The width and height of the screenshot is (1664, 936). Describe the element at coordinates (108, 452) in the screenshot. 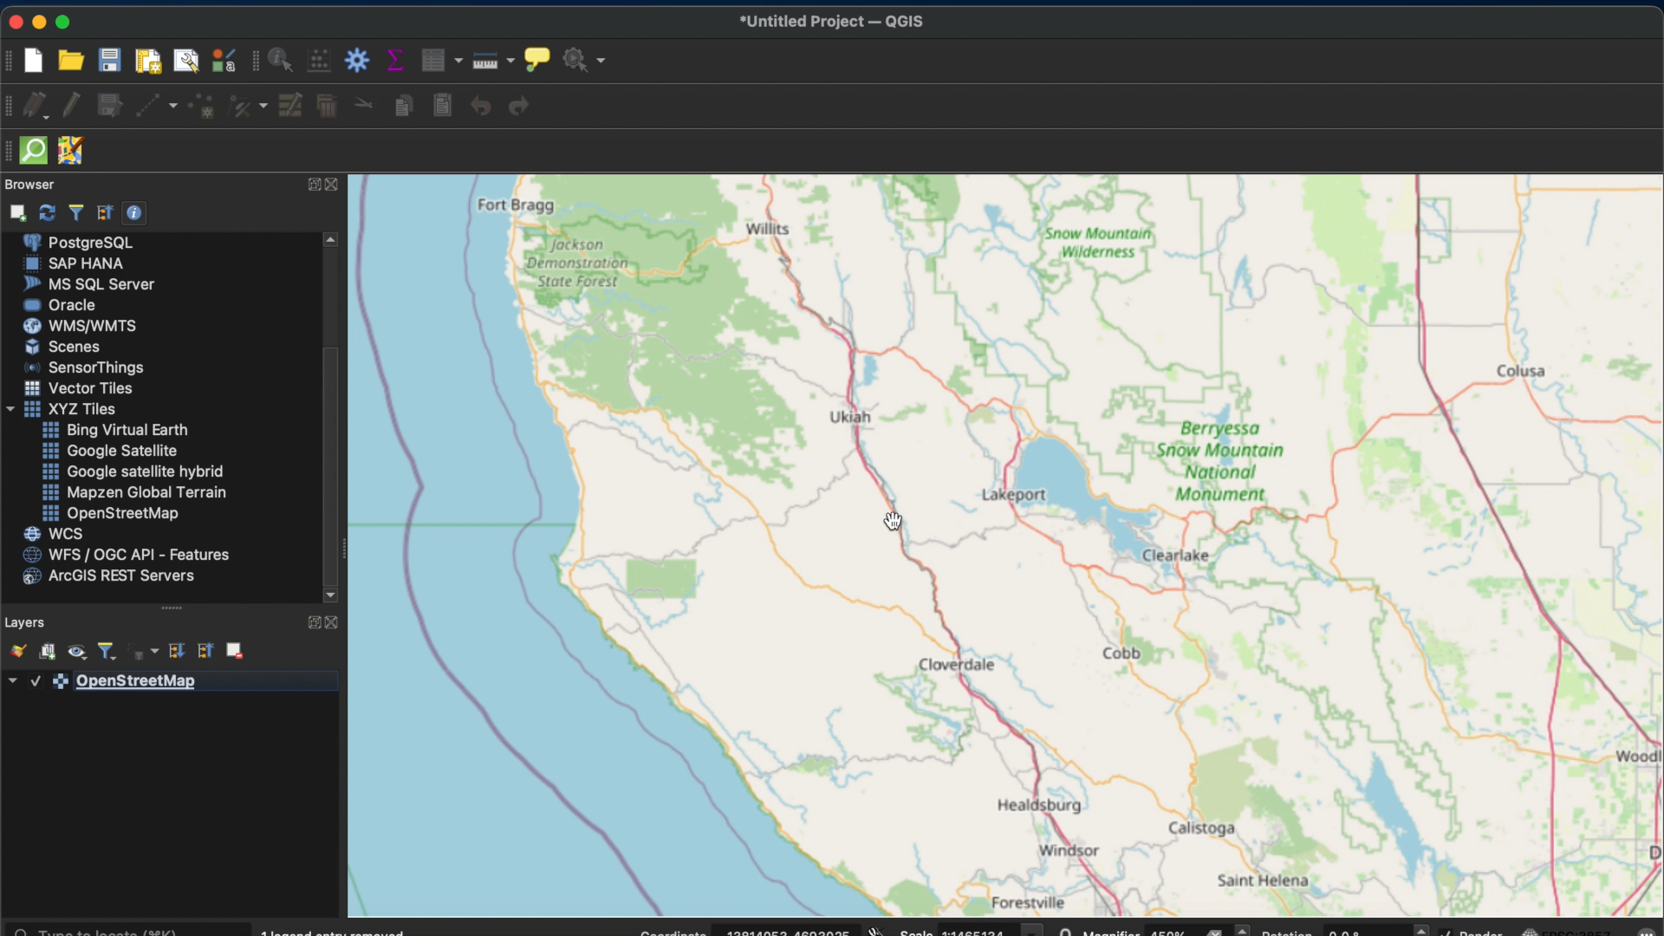

I see `google satellite` at that location.